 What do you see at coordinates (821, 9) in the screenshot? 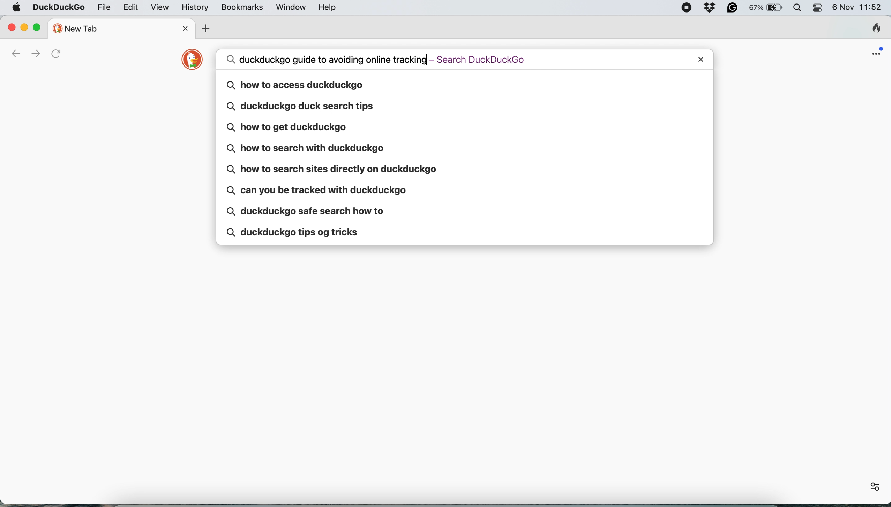
I see `control center` at bounding box center [821, 9].